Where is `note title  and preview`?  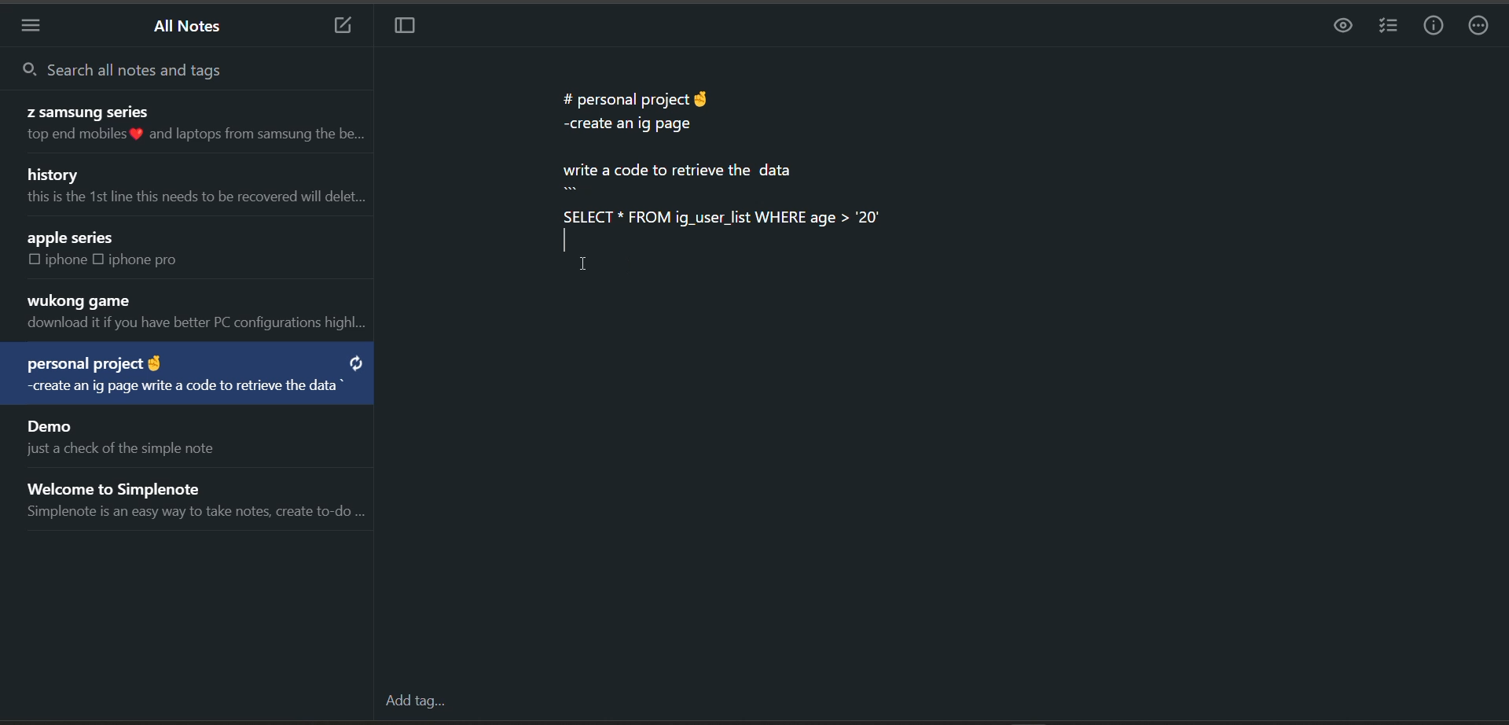 note title  and preview is located at coordinates (163, 249).